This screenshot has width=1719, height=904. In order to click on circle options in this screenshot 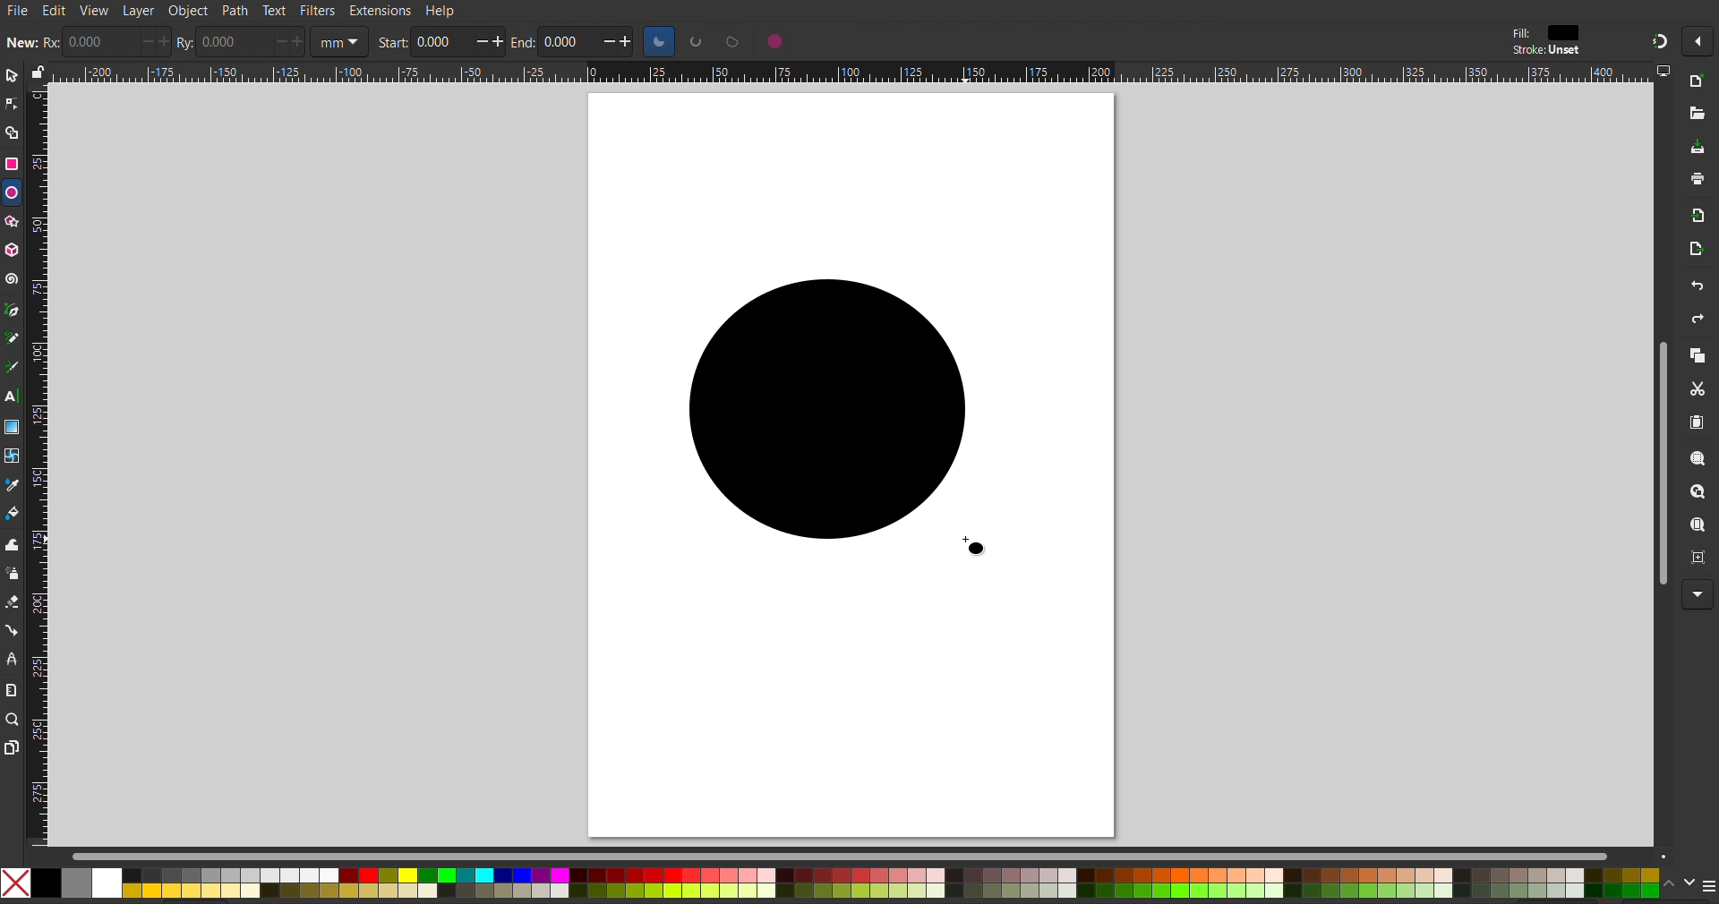, I will do `click(731, 41)`.